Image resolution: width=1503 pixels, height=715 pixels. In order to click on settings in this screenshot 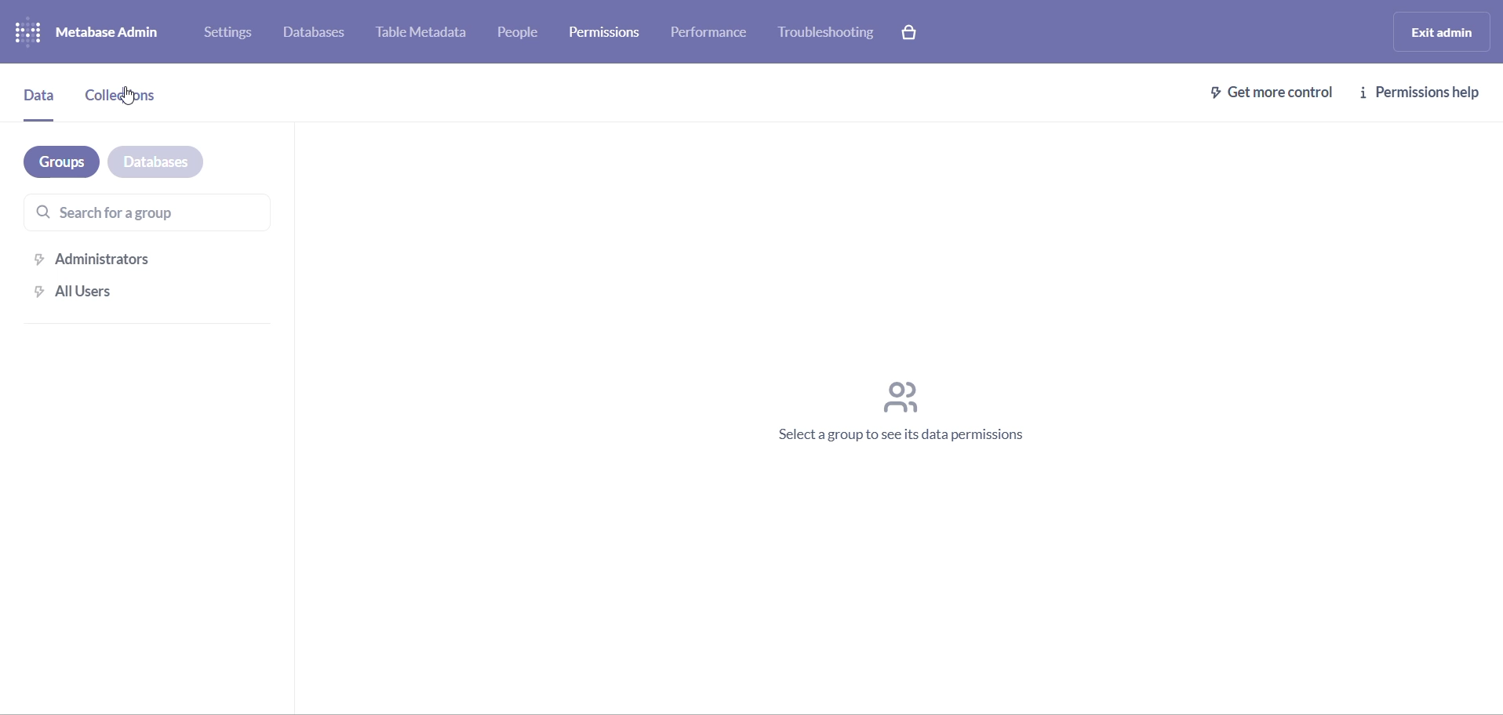, I will do `click(234, 35)`.